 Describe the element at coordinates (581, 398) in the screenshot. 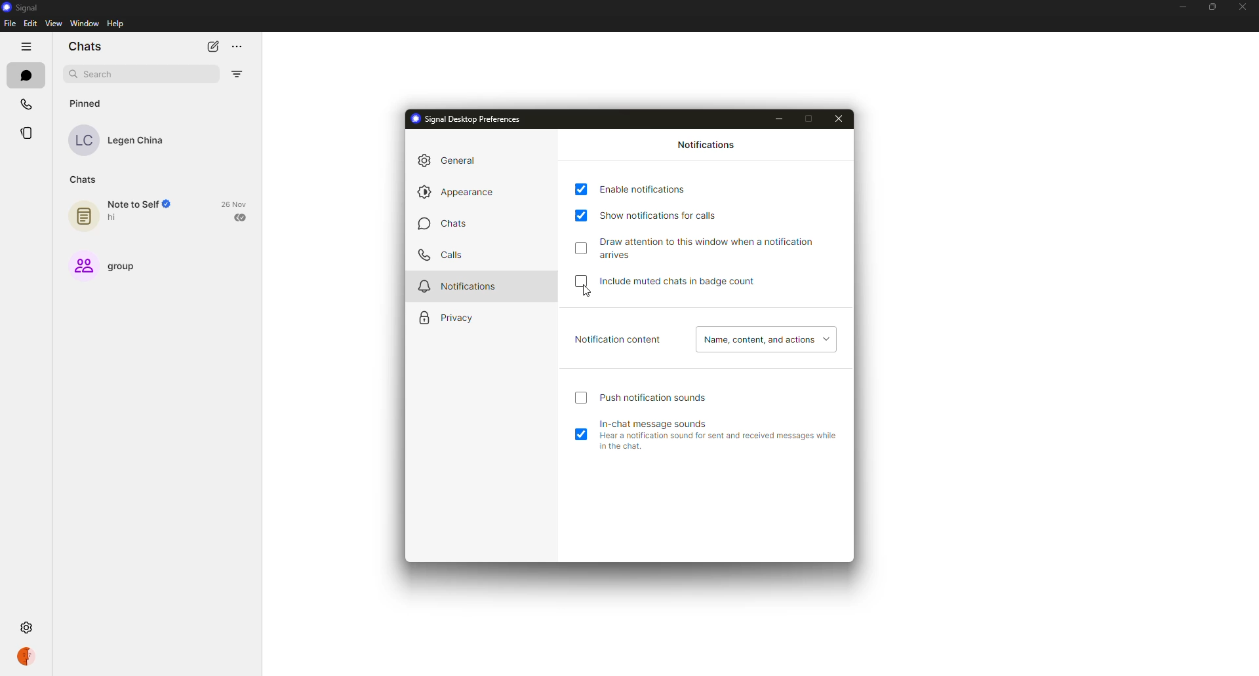

I see `click to enable` at that location.